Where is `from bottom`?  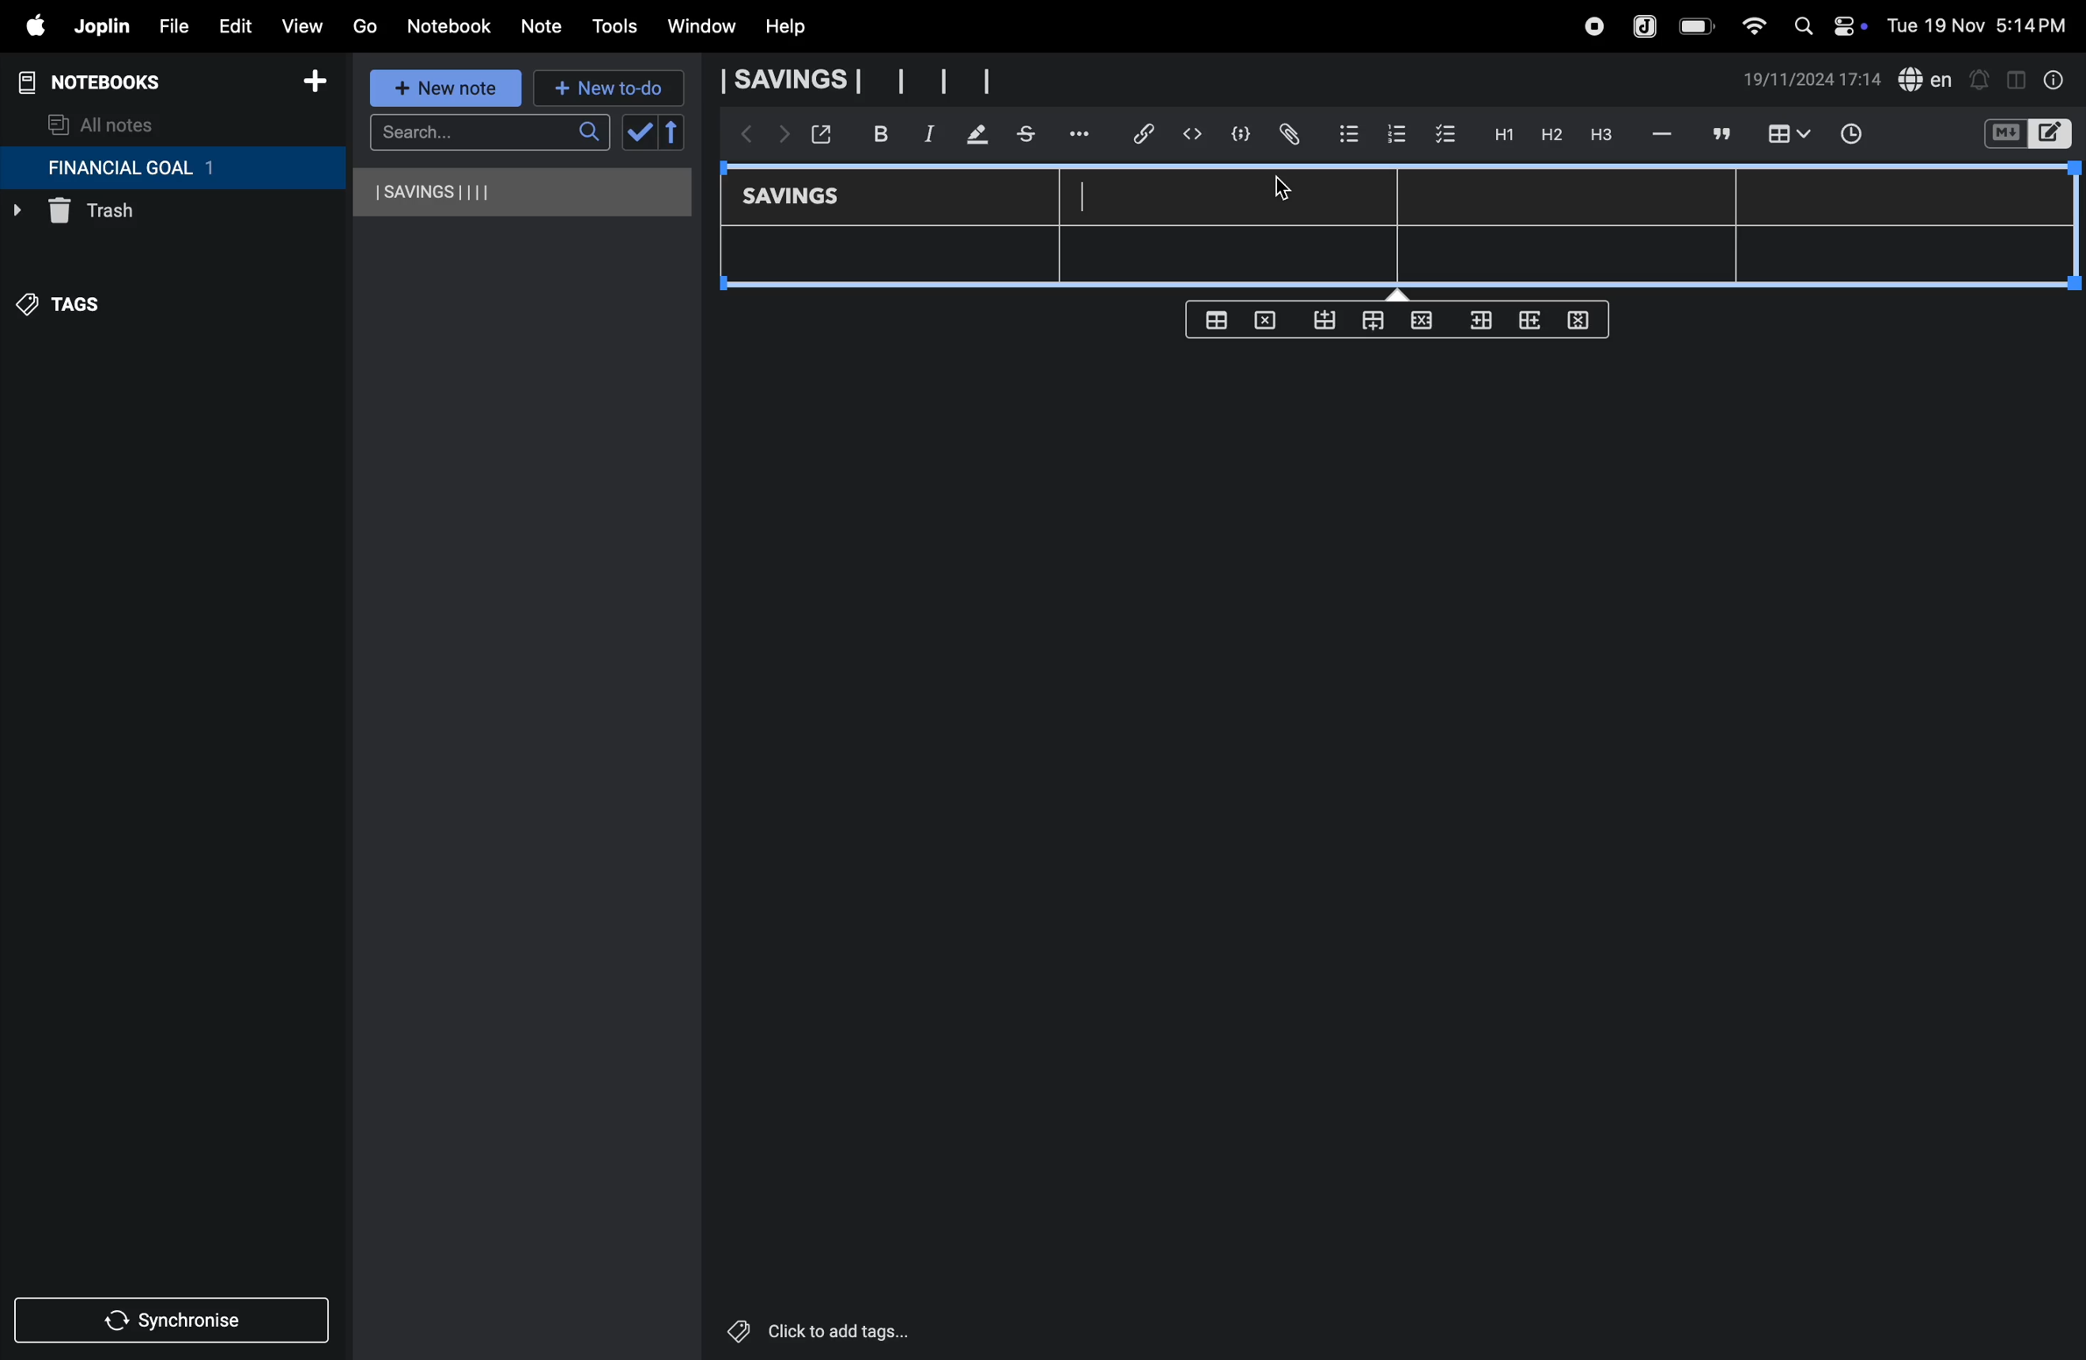 from bottom is located at coordinates (1326, 321).